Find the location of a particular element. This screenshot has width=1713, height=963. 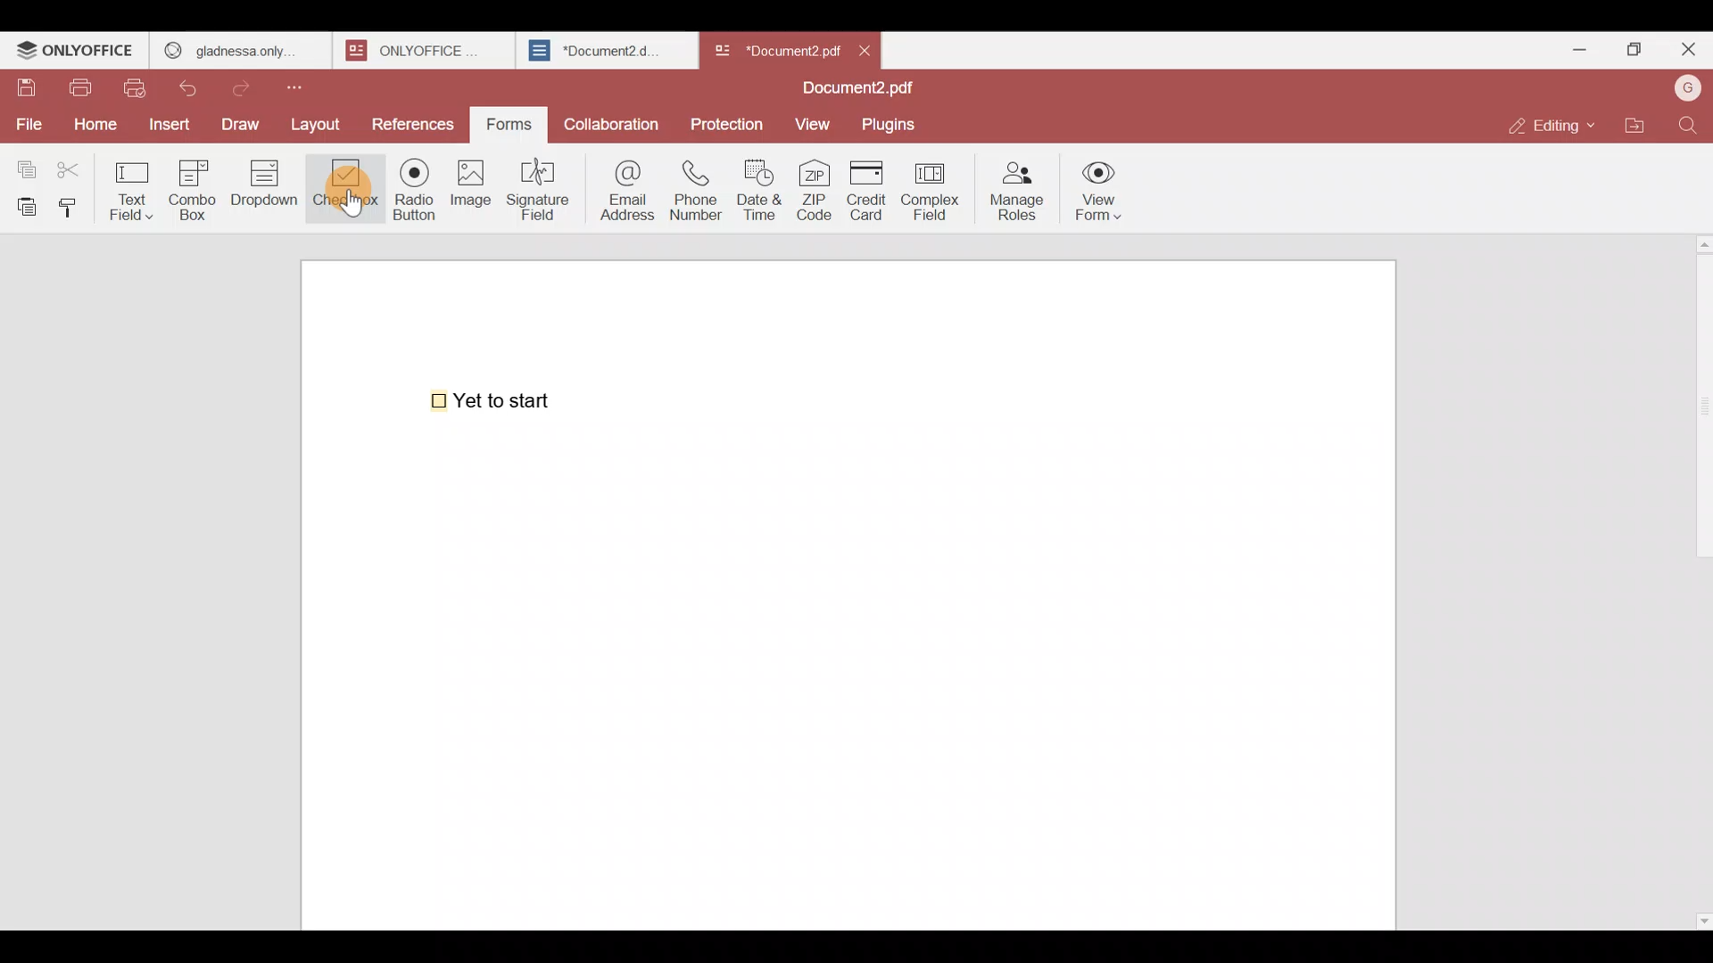

Minimize is located at coordinates (1572, 46).